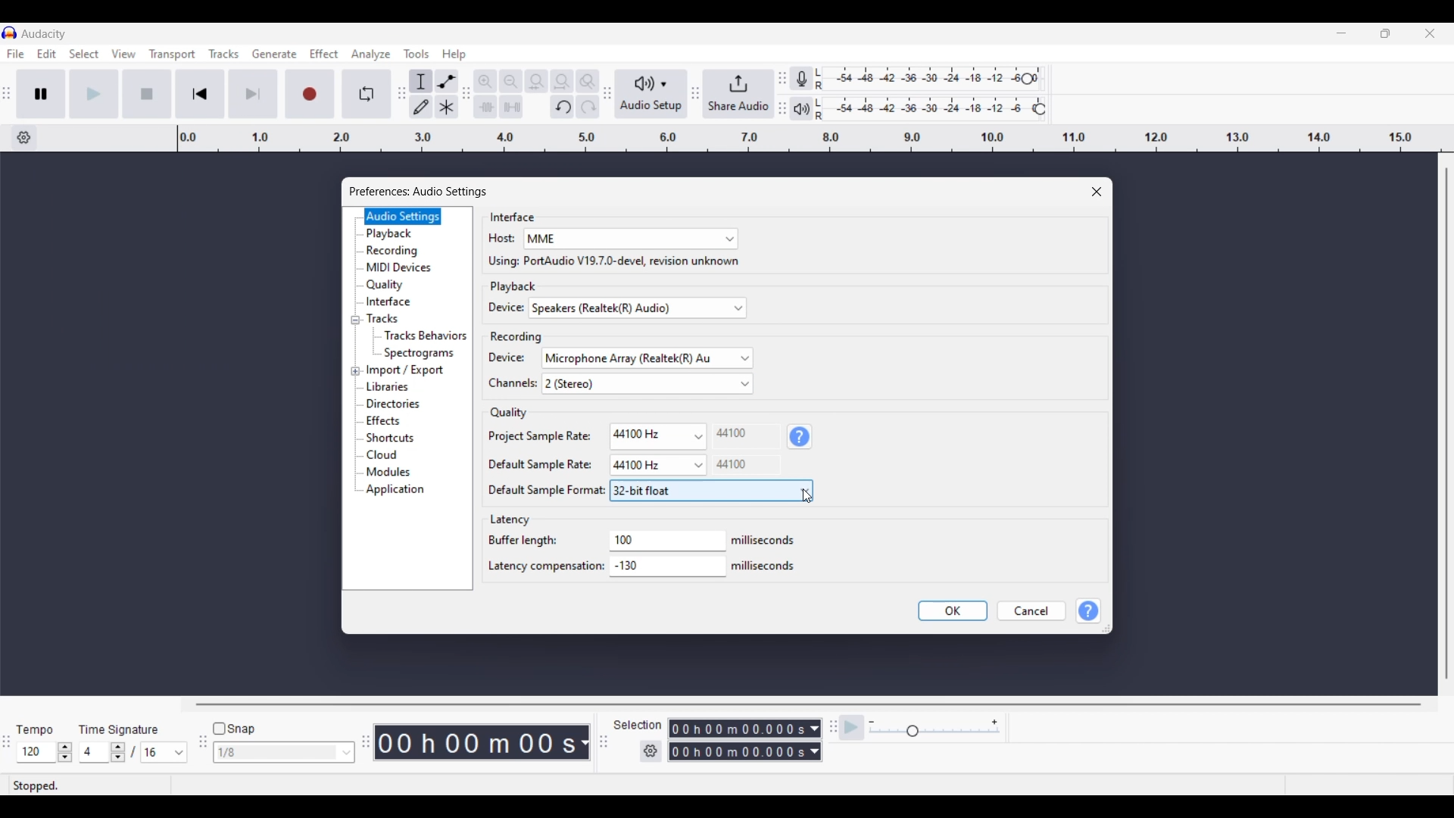 The image size is (1454, 818). What do you see at coordinates (426, 335) in the screenshot?
I see `Track behaviours` at bounding box center [426, 335].